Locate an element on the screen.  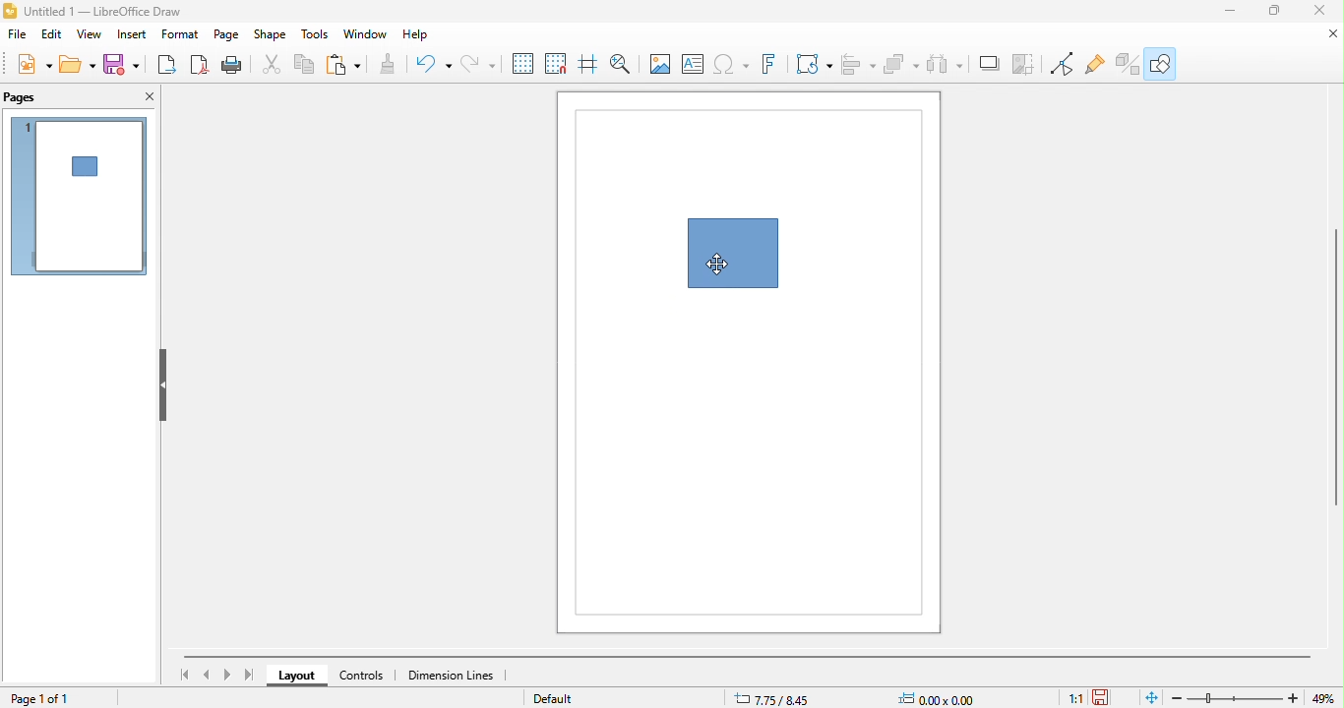
transformation is located at coordinates (814, 64).